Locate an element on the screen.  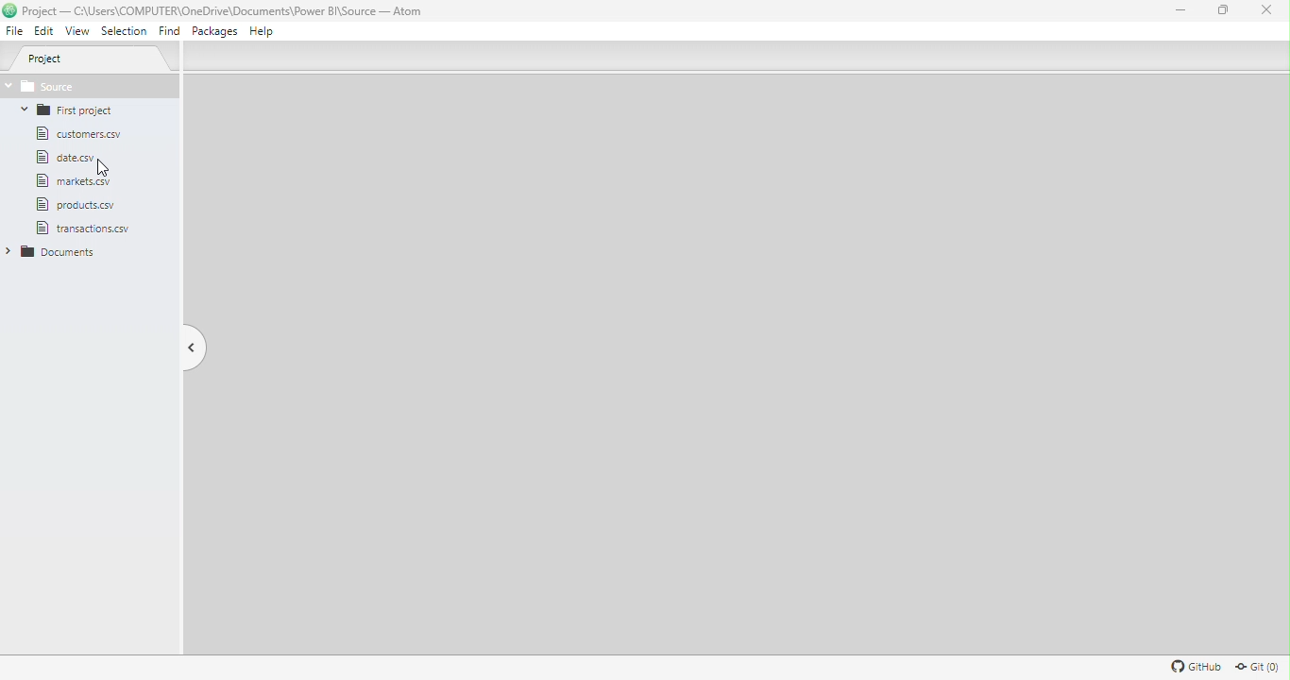
Find is located at coordinates (168, 32).